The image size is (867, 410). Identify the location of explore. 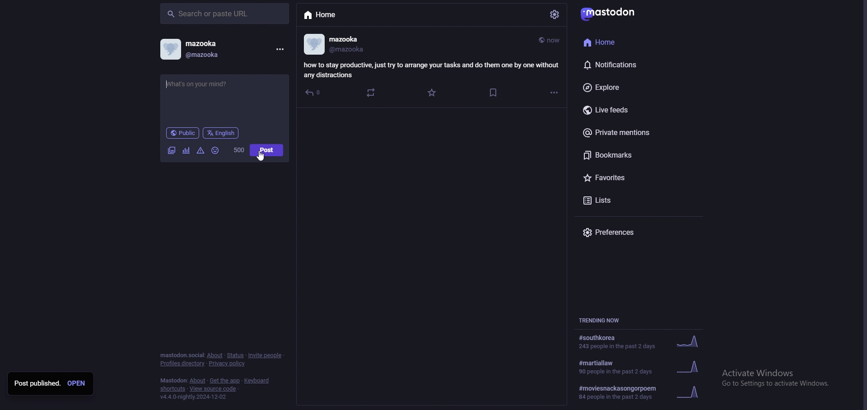
(627, 87).